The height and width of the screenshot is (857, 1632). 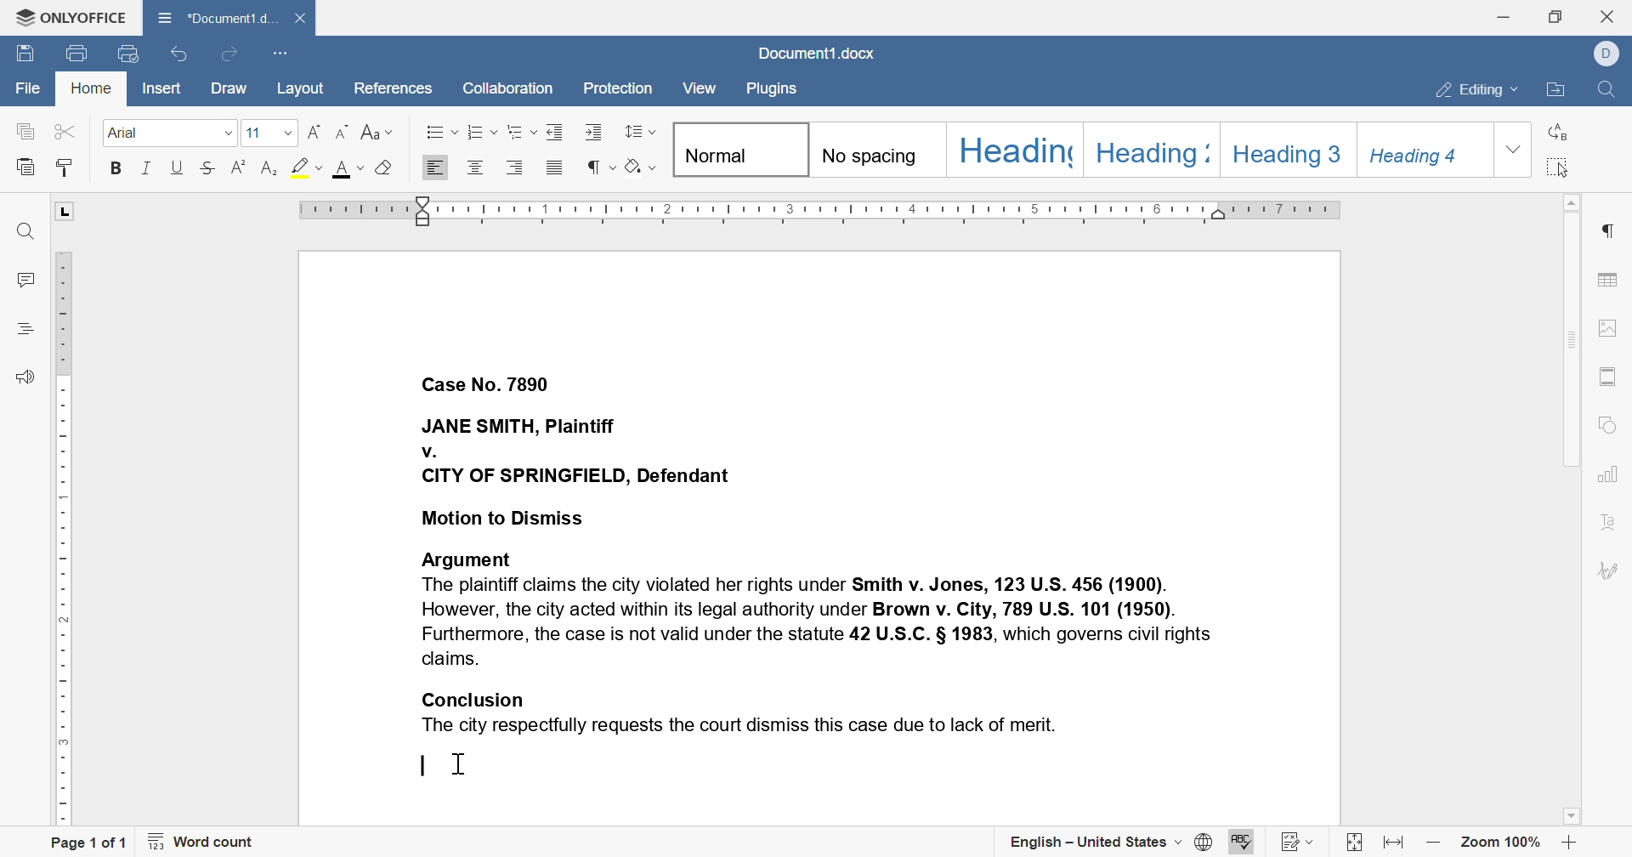 I want to click on paste, so click(x=28, y=167).